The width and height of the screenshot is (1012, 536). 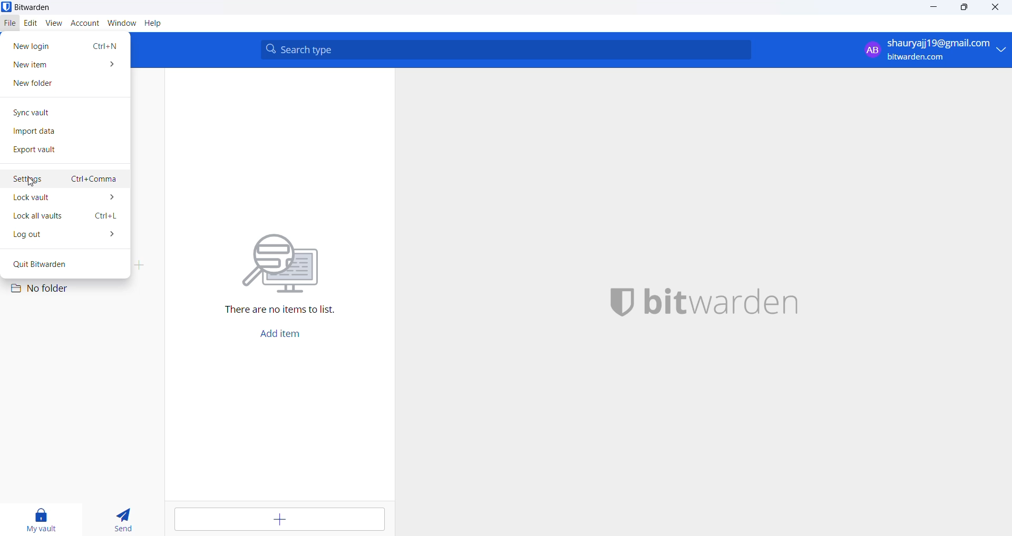 I want to click on new folder, so click(x=64, y=85).